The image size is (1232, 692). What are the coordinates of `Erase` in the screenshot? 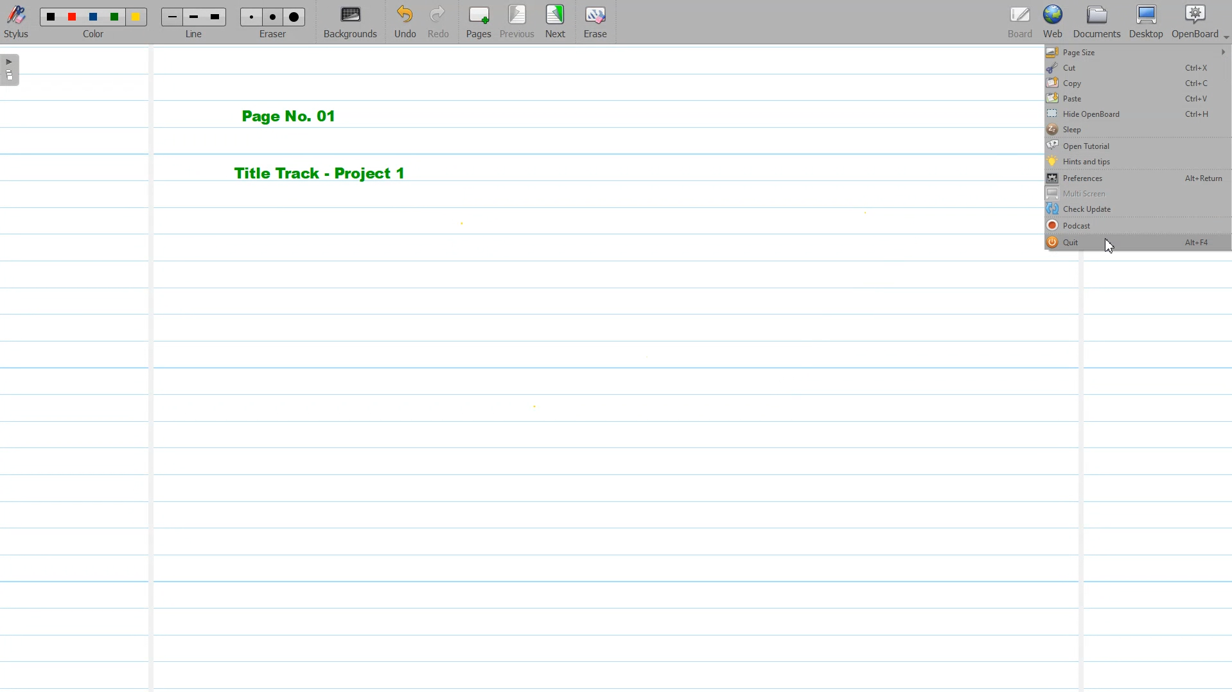 It's located at (595, 21).